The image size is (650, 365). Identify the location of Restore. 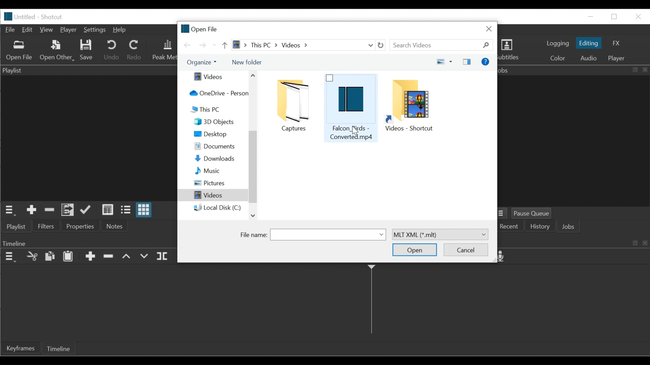
(615, 17).